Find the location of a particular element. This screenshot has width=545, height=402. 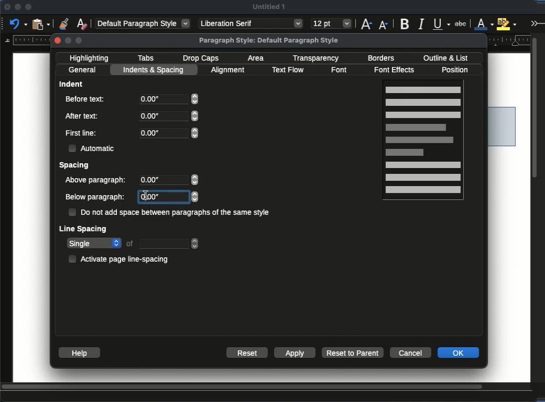

area is located at coordinates (258, 58).